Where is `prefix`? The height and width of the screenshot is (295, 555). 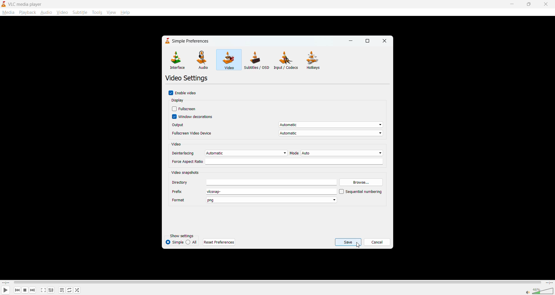
prefix is located at coordinates (254, 192).